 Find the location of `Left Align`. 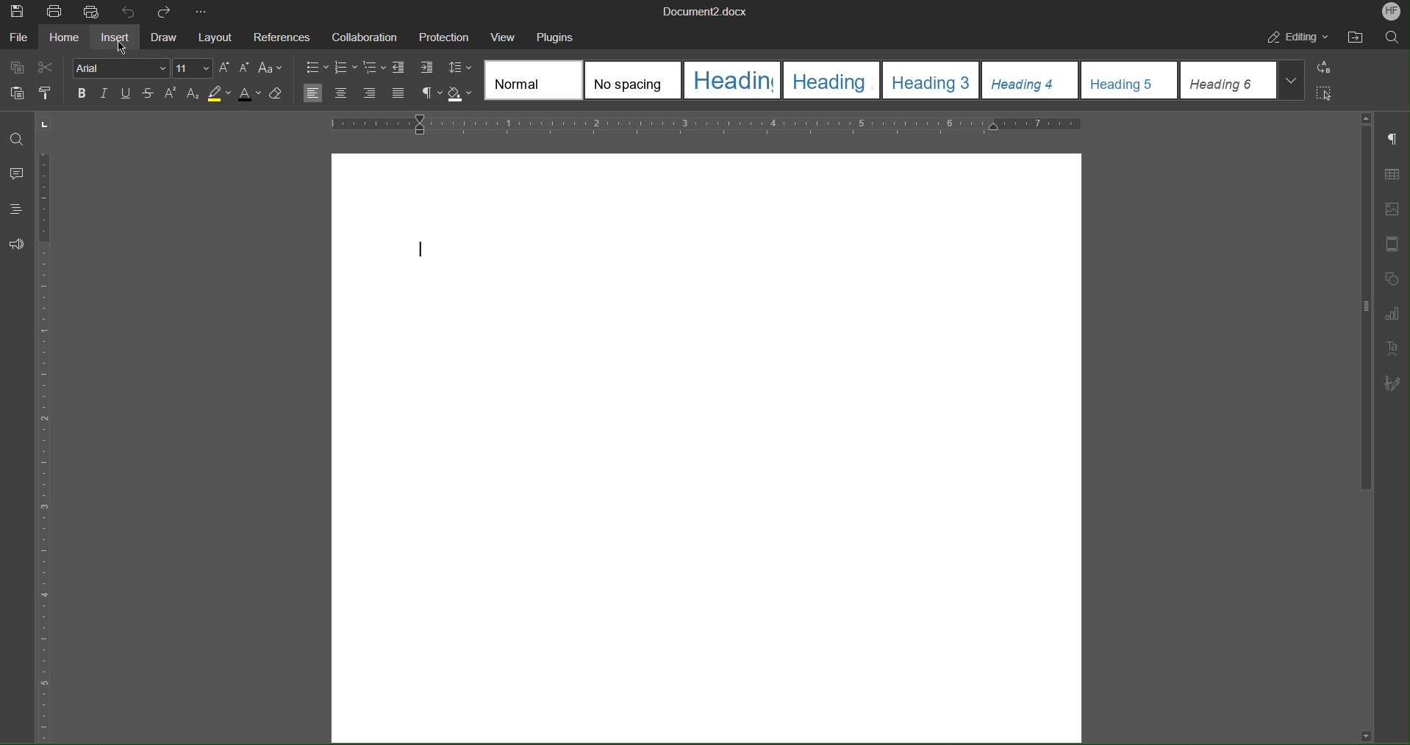

Left Align is located at coordinates (313, 93).